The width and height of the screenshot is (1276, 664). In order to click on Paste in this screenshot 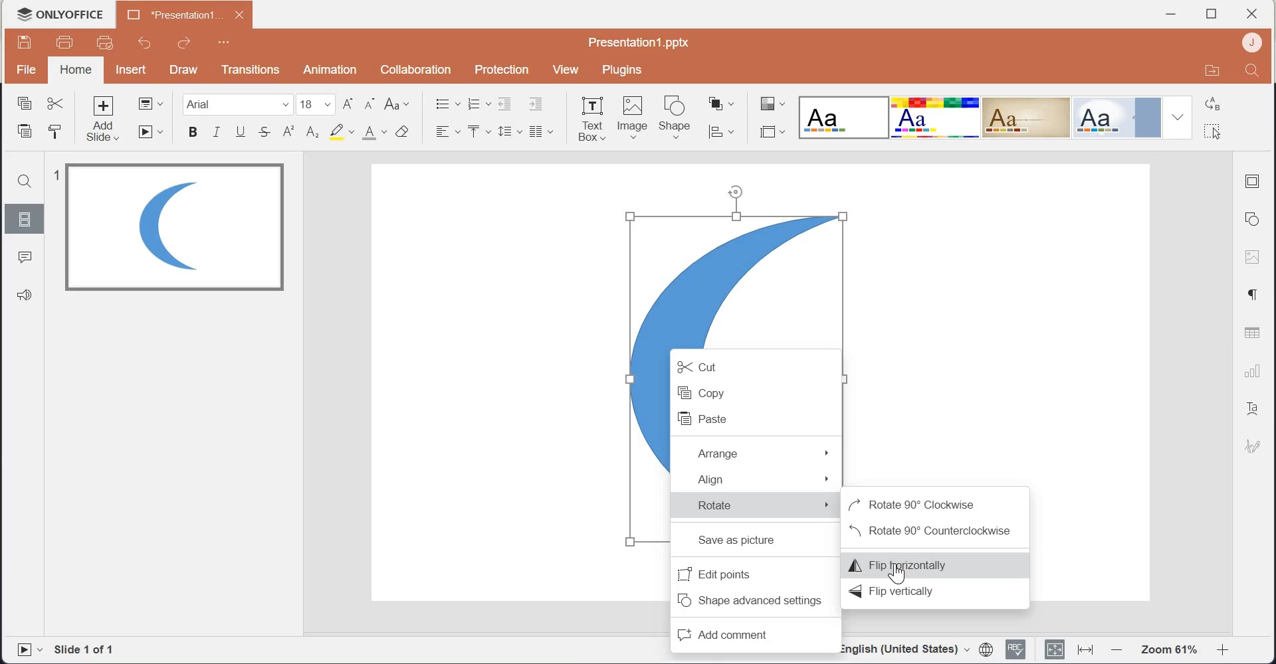, I will do `click(754, 419)`.